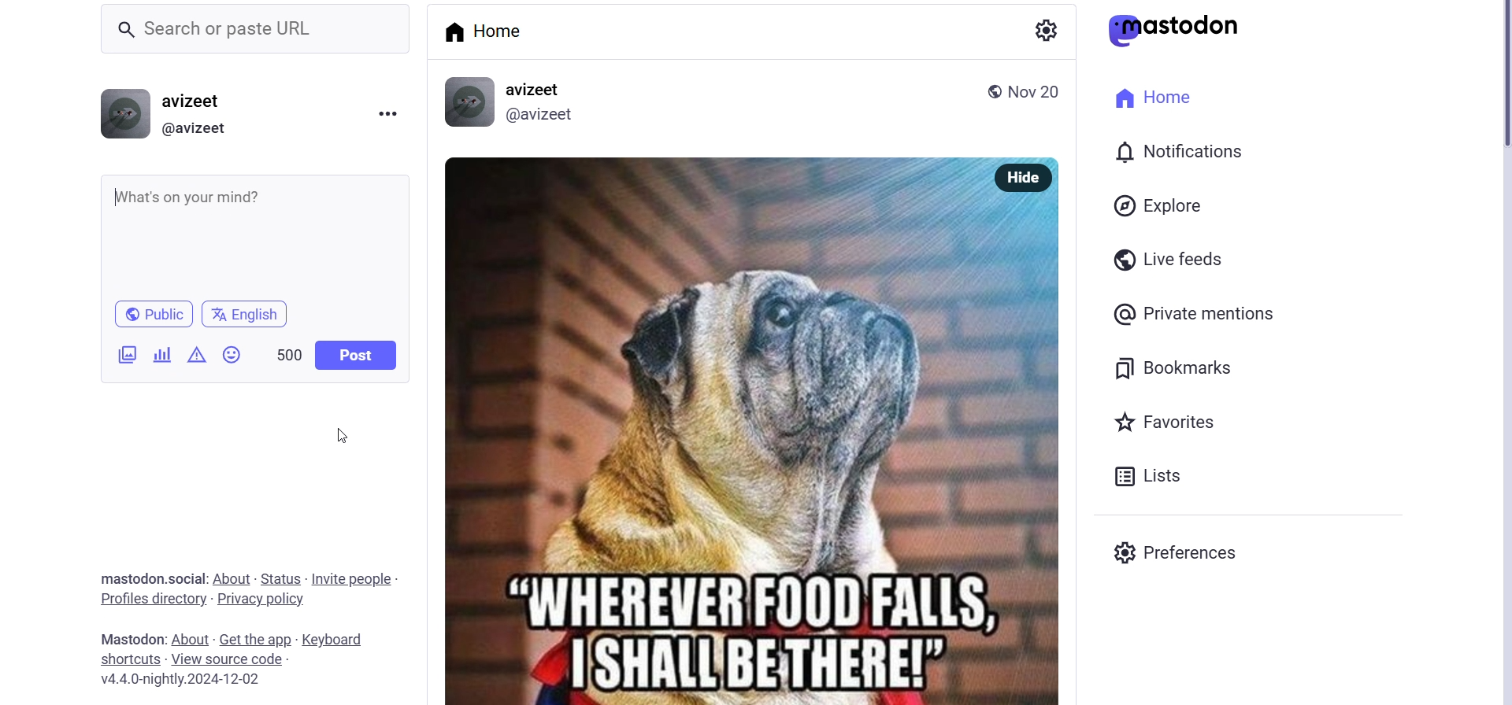  Describe the element at coordinates (1177, 474) in the screenshot. I see `lists` at that location.